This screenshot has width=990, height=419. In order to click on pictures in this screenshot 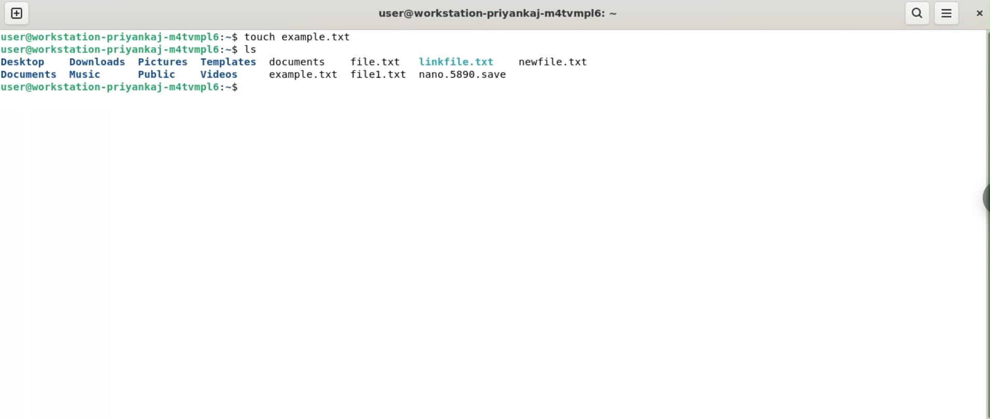, I will do `click(164, 61)`.